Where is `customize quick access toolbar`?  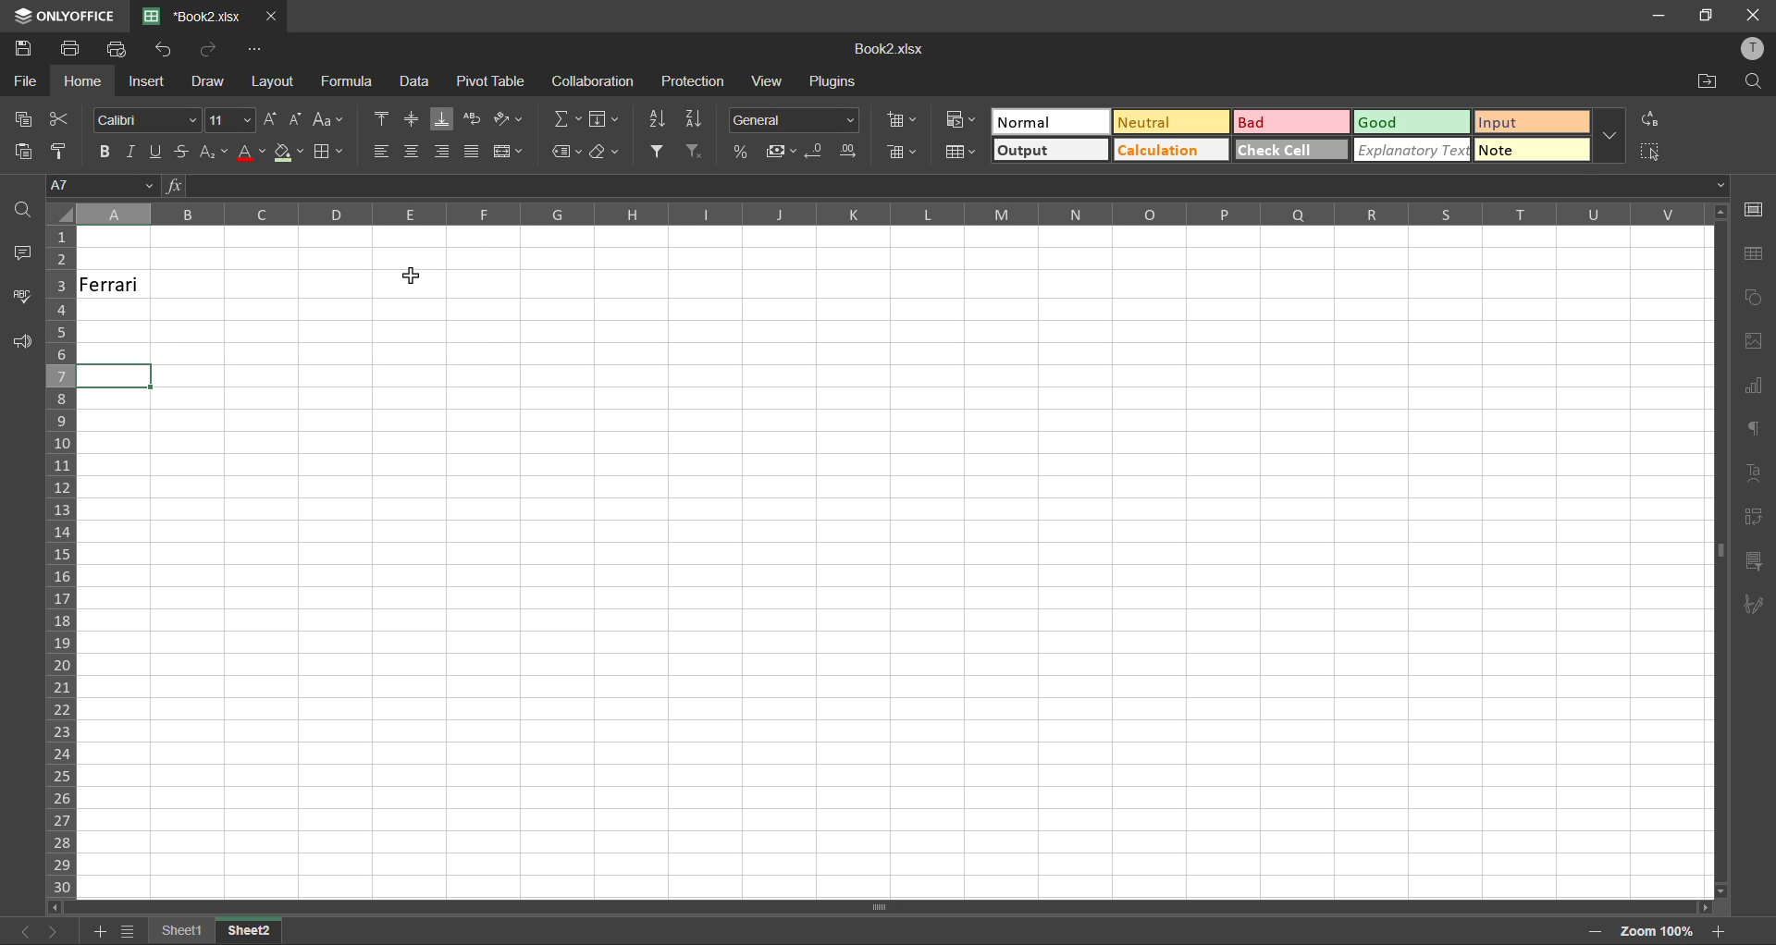 customize quick access toolbar is located at coordinates (256, 51).